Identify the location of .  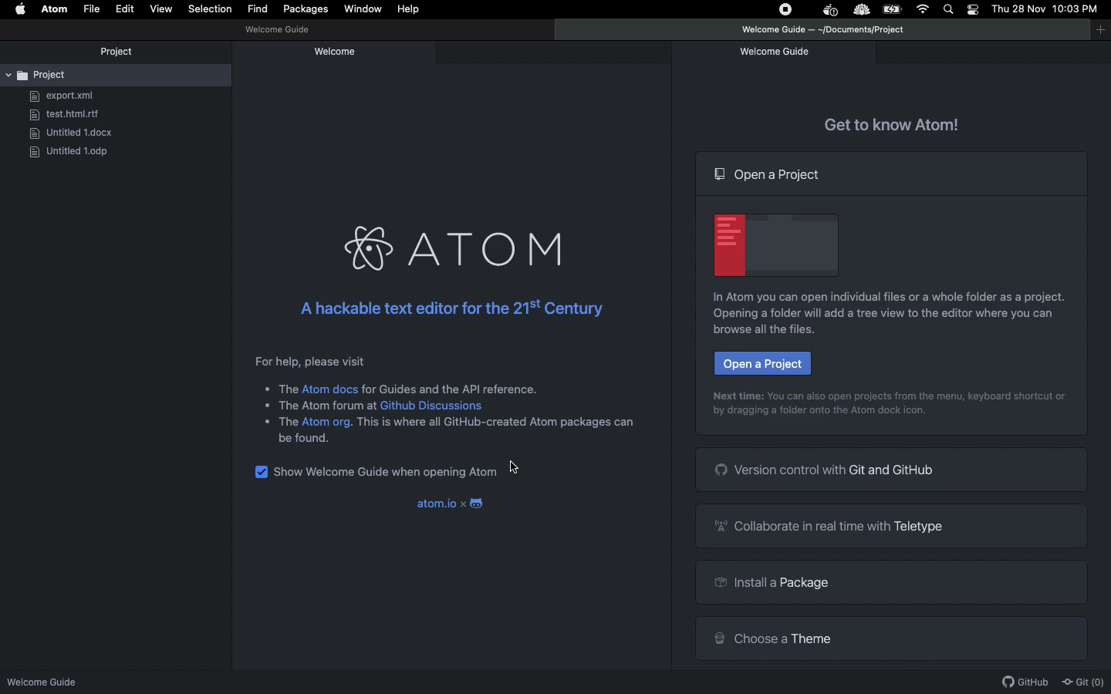
(289, 388).